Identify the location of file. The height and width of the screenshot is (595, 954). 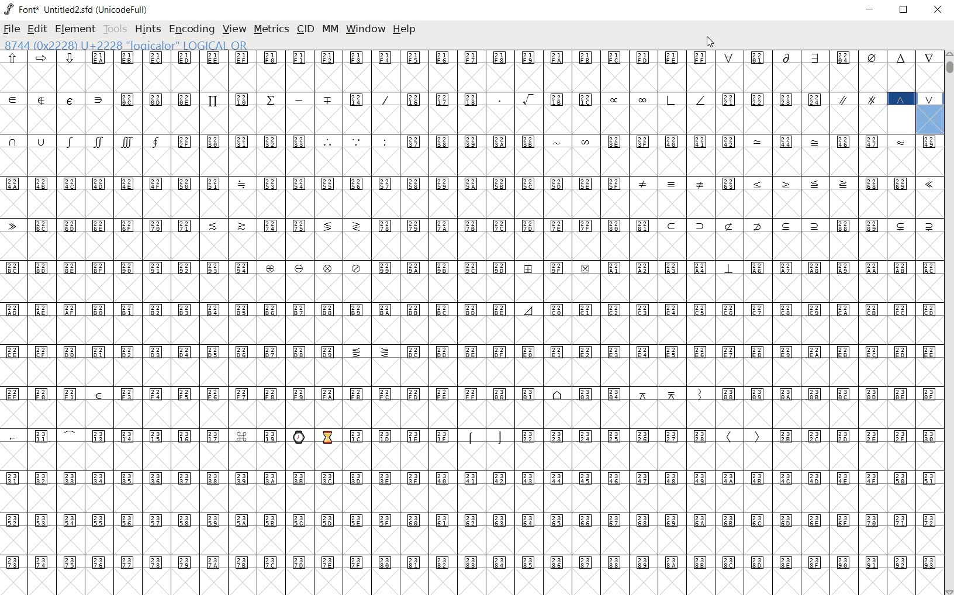
(12, 29).